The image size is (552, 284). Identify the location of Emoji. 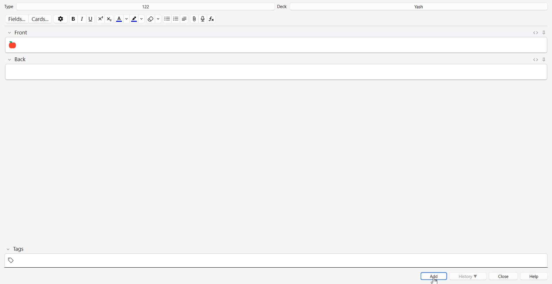
(14, 45).